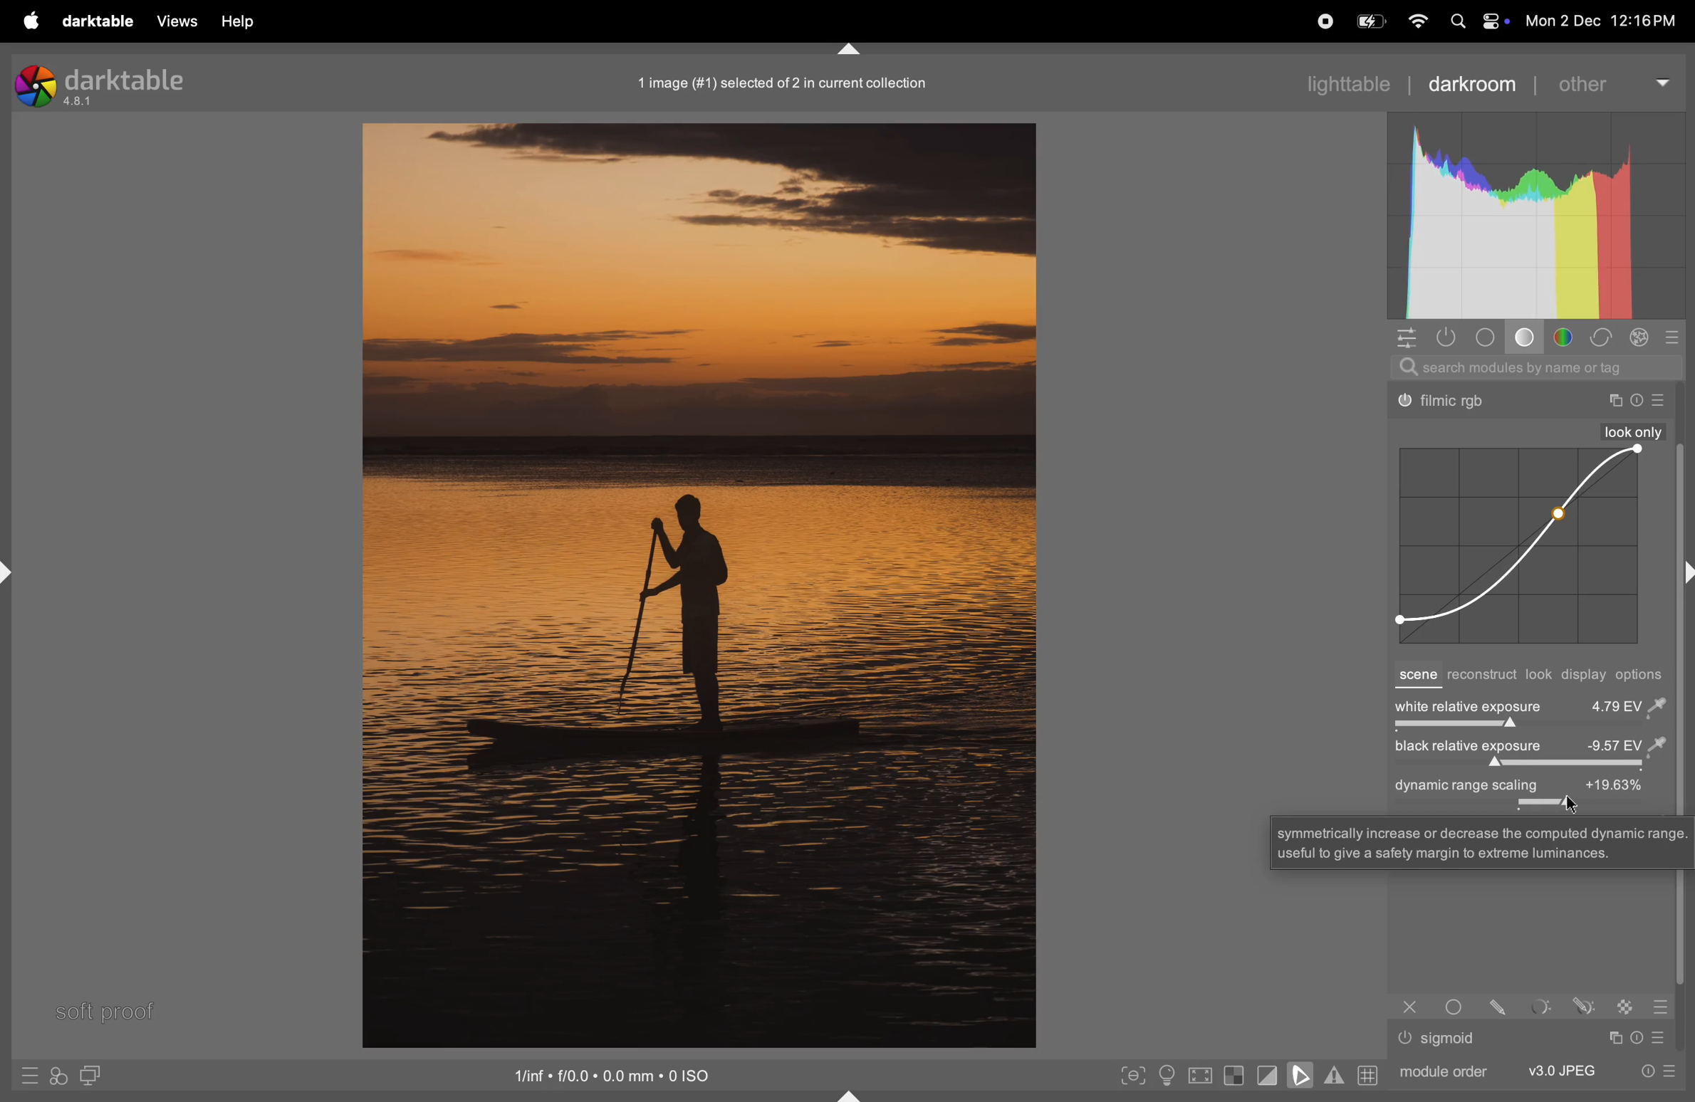 This screenshot has height=1102, width=1695. Describe the element at coordinates (1366, 1074) in the screenshot. I see `grid` at that location.